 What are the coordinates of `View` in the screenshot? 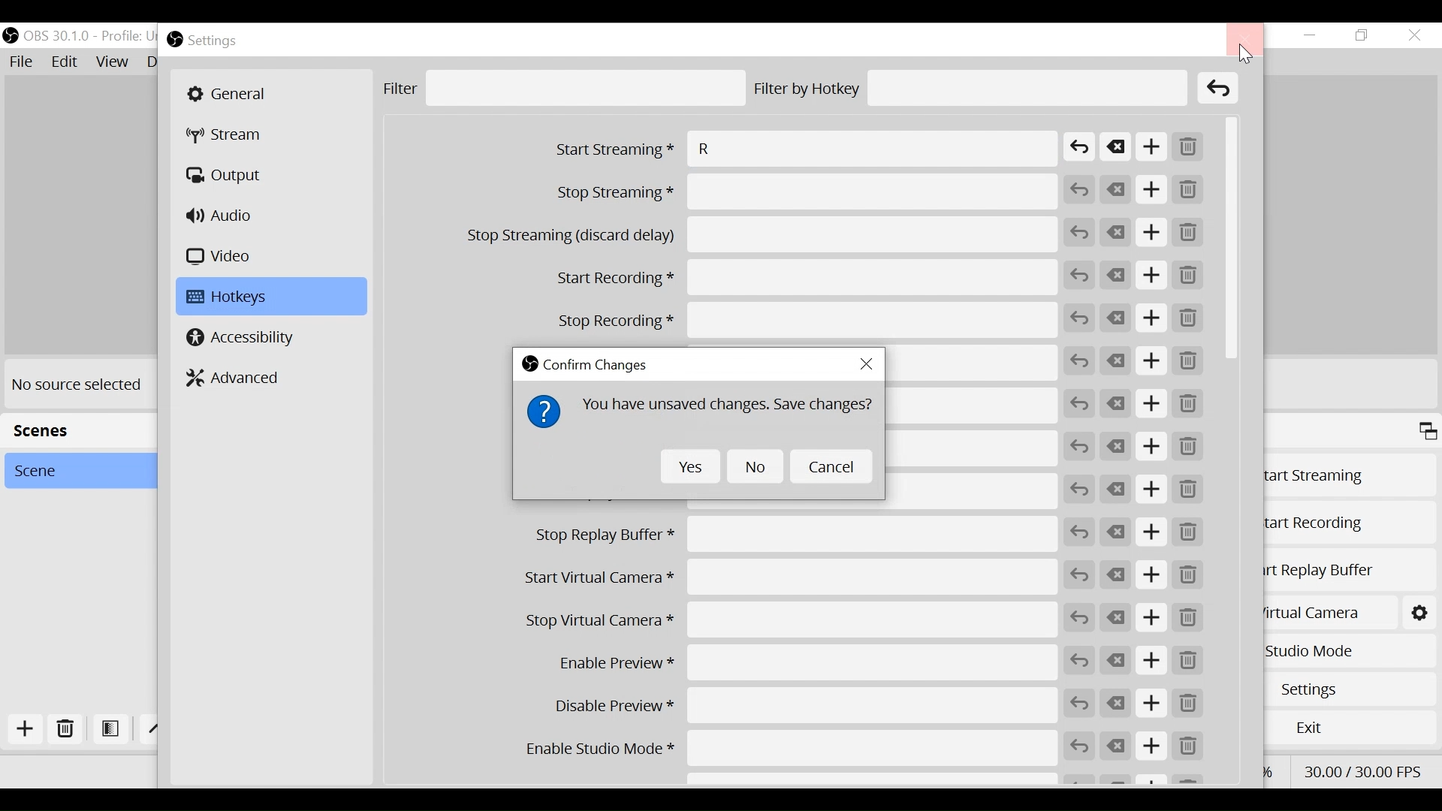 It's located at (113, 62).